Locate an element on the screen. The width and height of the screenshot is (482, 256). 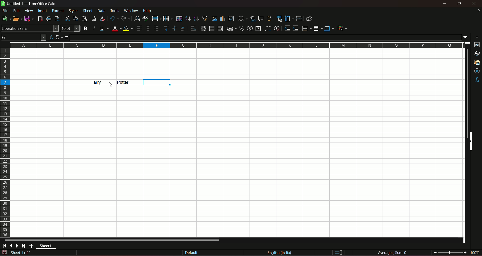
align top is located at coordinates (166, 28).